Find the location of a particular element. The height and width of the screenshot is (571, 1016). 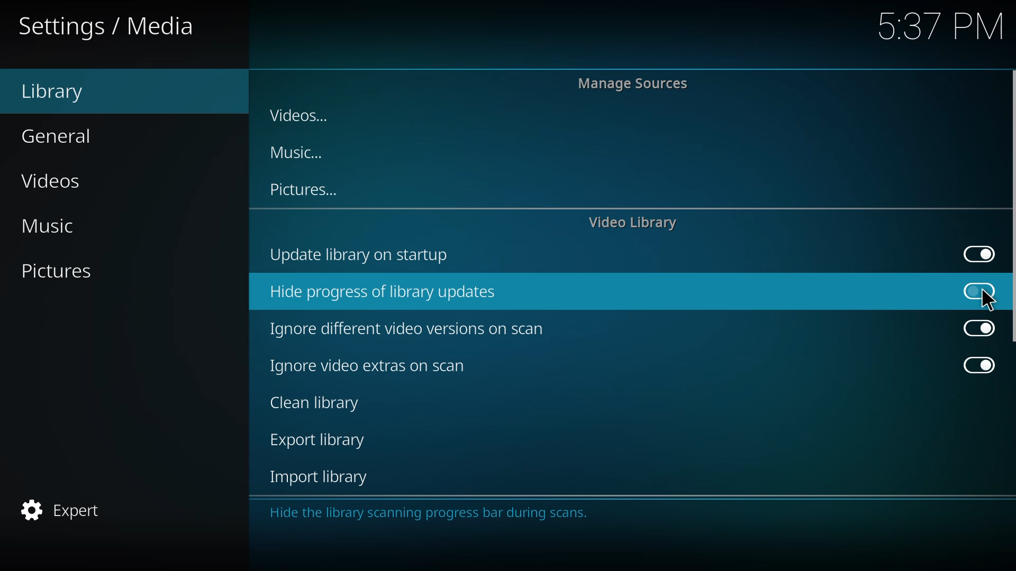

import library is located at coordinates (322, 477).